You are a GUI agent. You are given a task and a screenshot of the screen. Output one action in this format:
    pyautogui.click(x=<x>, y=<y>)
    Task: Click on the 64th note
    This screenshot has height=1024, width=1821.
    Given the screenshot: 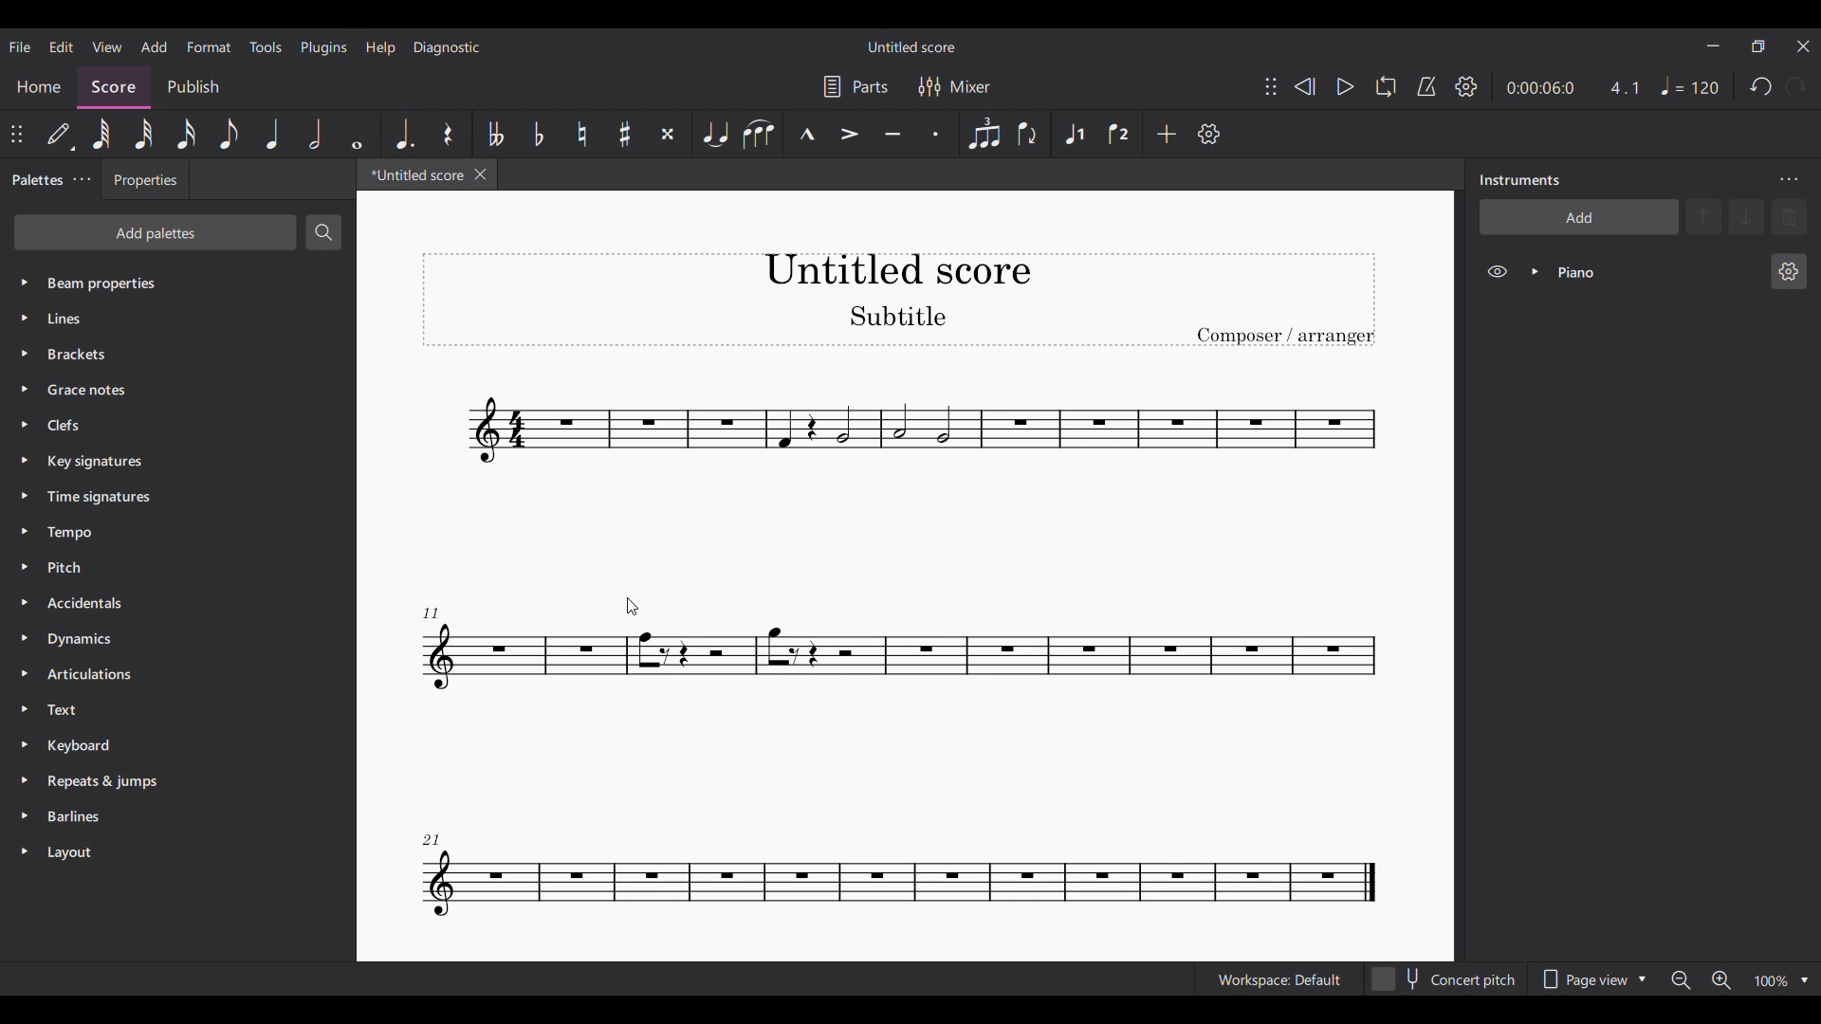 What is the action you would take?
    pyautogui.click(x=101, y=134)
    